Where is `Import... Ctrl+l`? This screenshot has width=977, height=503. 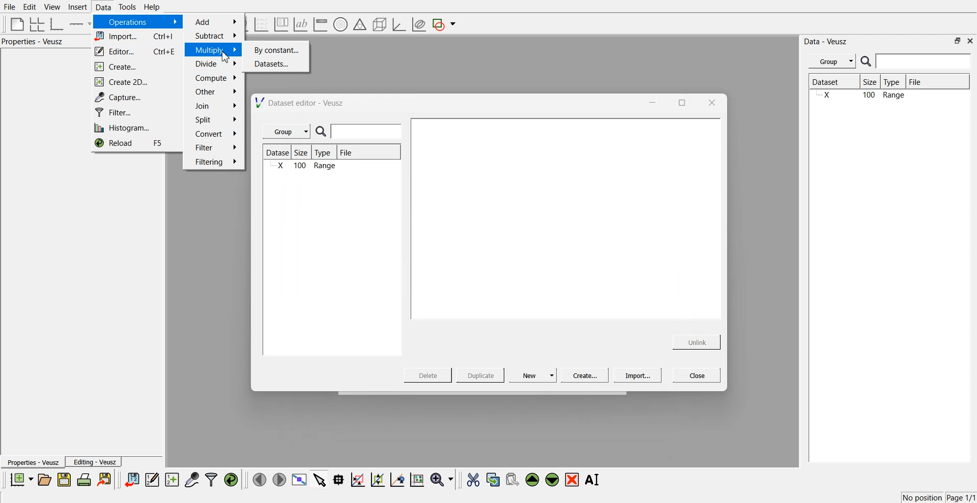 Import... Ctrl+l is located at coordinates (136, 37).